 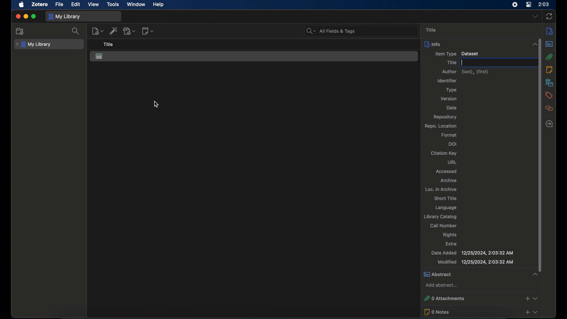 I want to click on search, so click(x=76, y=31).